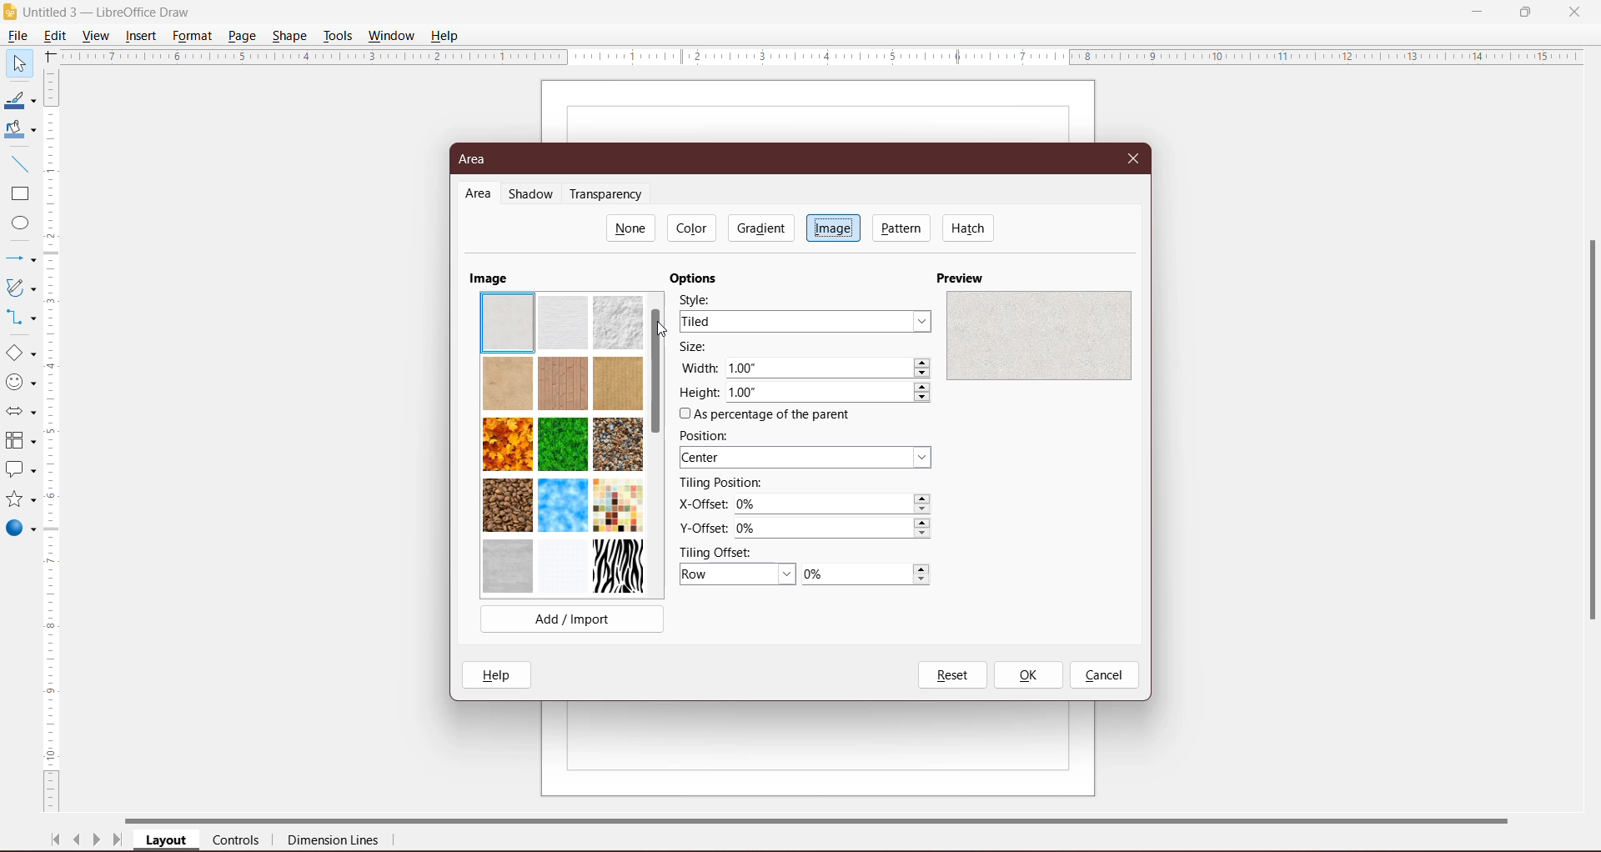  What do you see at coordinates (118, 842) in the screenshot?
I see `Scroll to last page` at bounding box center [118, 842].